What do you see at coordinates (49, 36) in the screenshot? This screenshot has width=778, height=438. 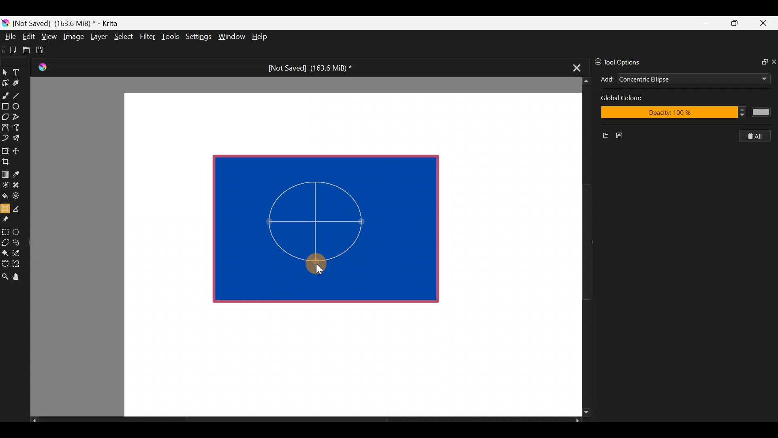 I see `View` at bounding box center [49, 36].